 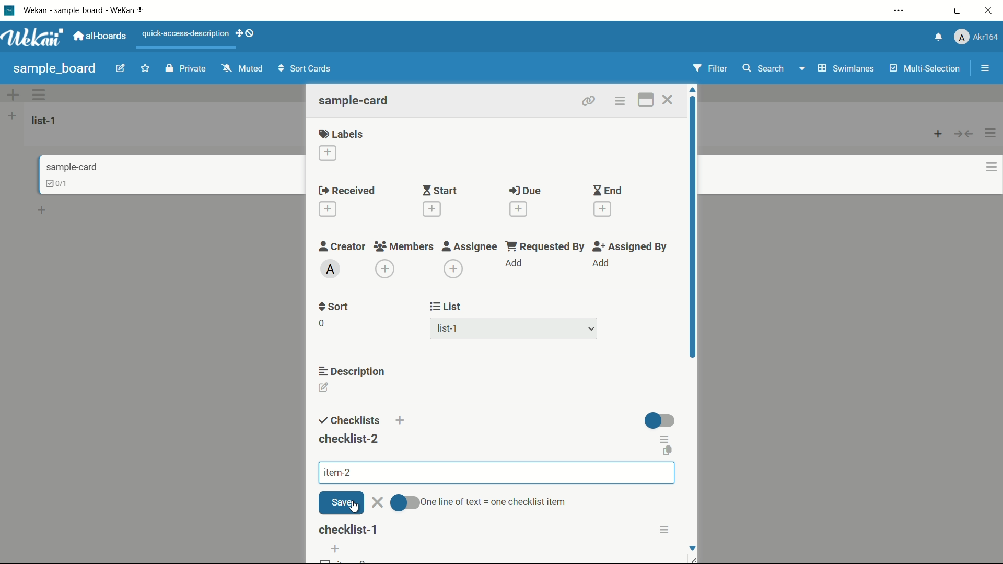 What do you see at coordinates (378, 503) in the screenshot?
I see `close` at bounding box center [378, 503].